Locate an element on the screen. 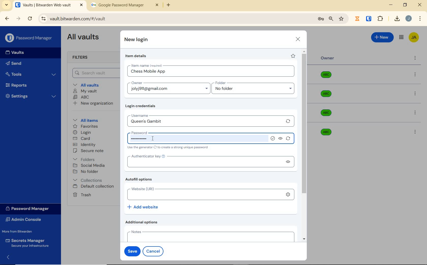 The width and height of the screenshot is (427, 265). unhide is located at coordinates (281, 139).